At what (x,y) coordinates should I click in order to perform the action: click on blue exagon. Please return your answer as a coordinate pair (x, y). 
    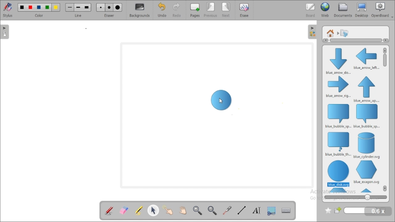
    Looking at the image, I should click on (366, 172).